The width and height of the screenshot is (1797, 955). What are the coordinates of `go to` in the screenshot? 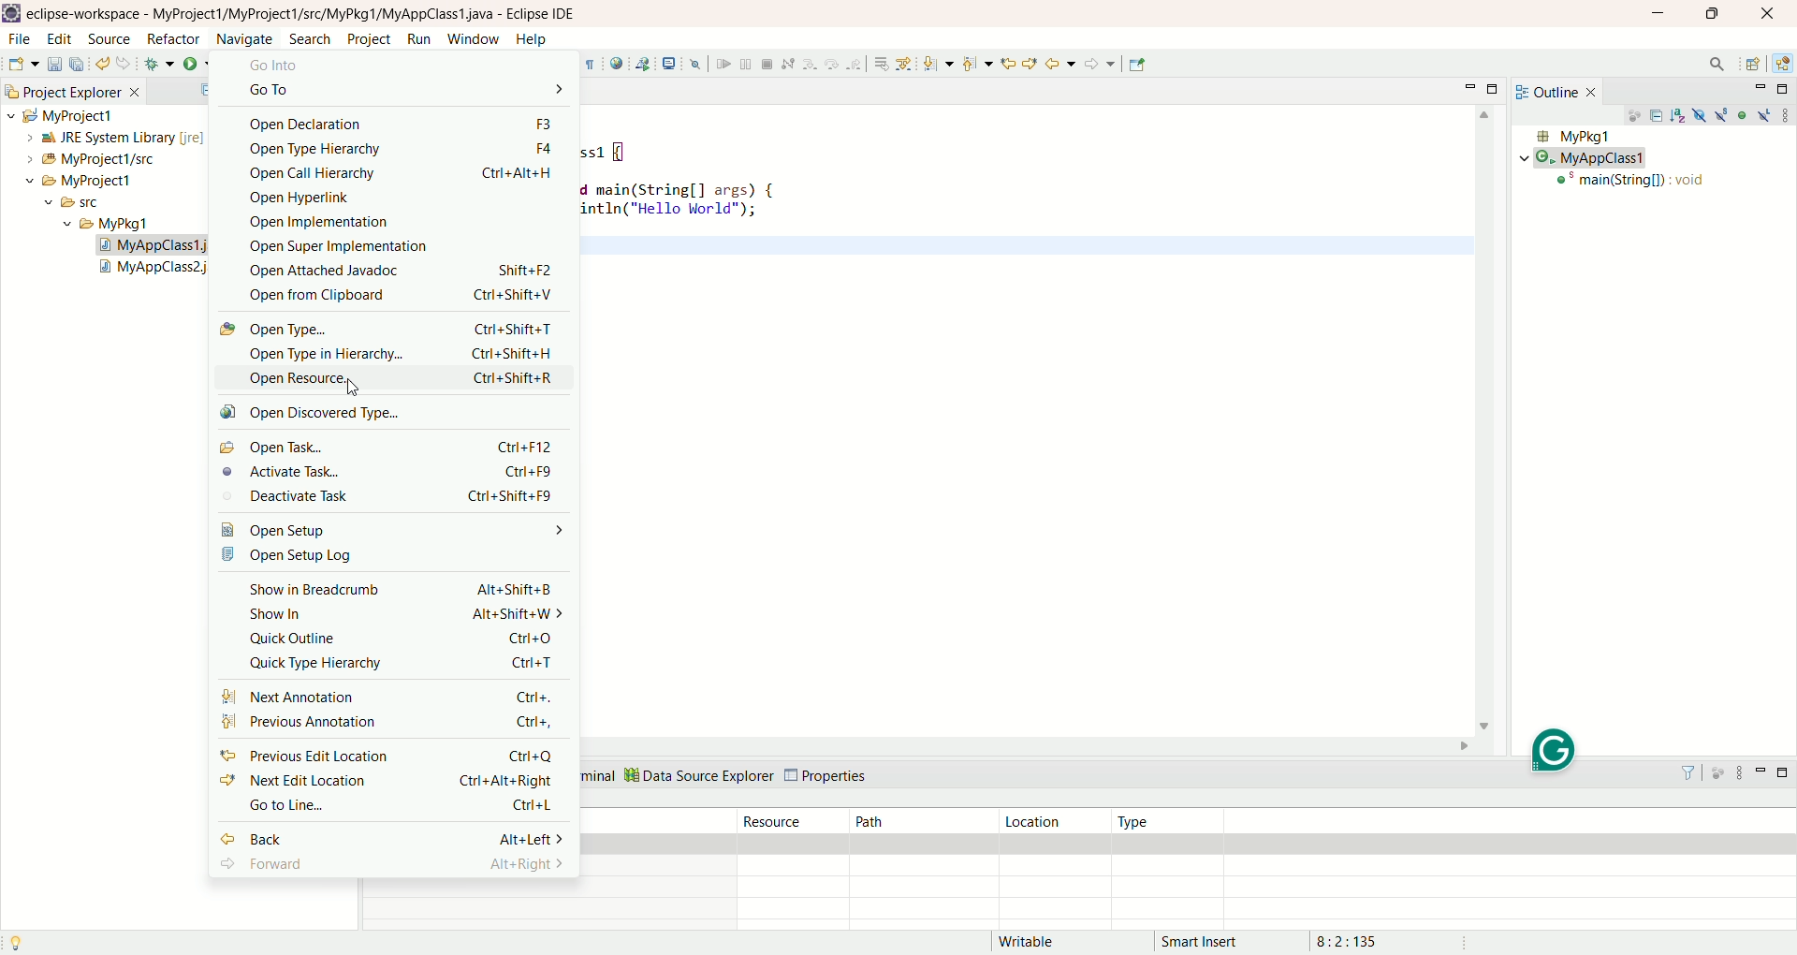 It's located at (405, 90).